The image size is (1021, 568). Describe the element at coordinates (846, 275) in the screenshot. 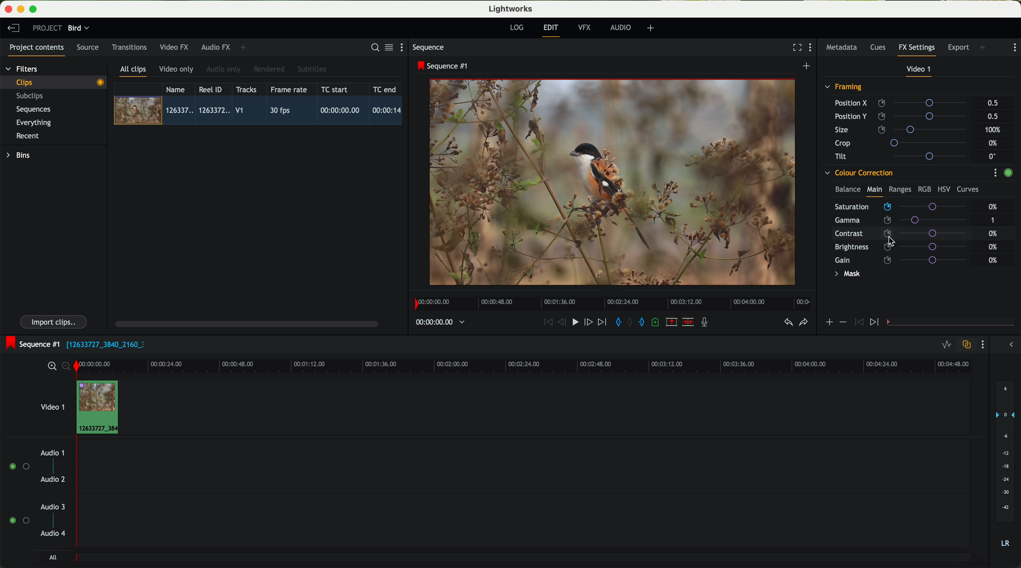

I see `mask` at that location.